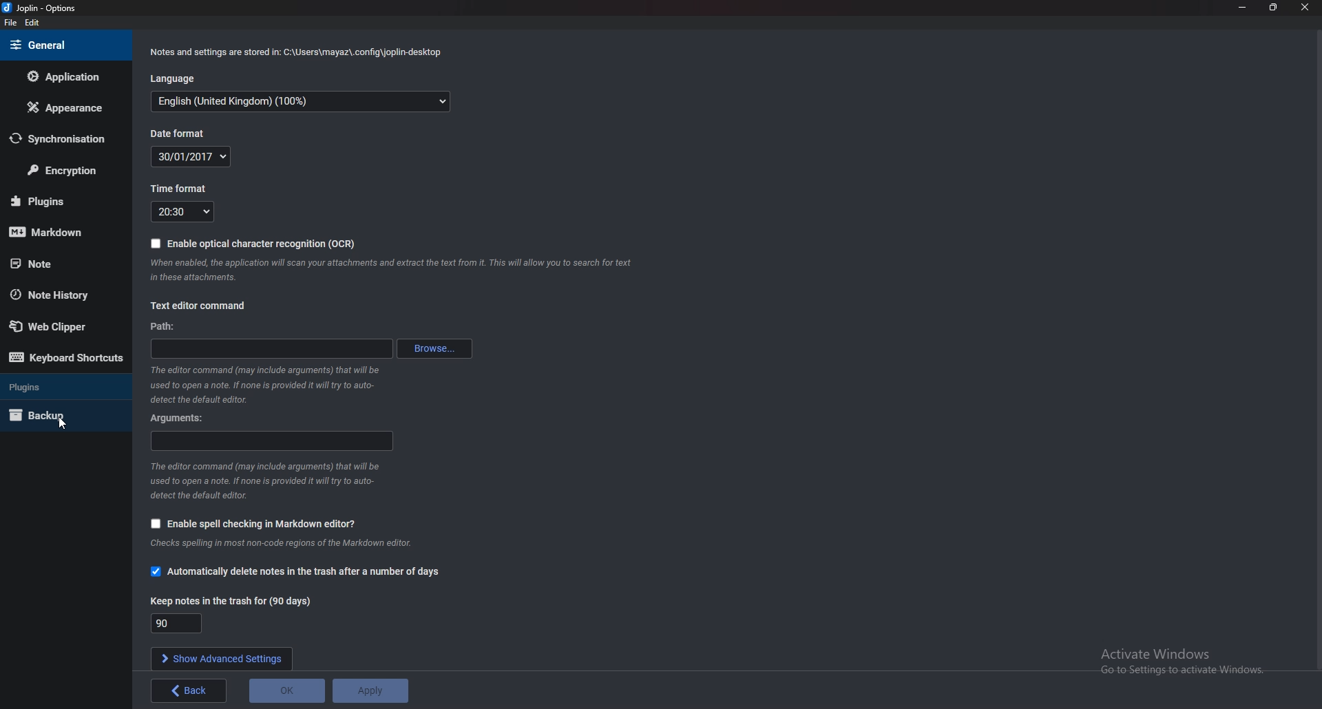 The image size is (1322, 709). I want to click on Info on editor command, so click(266, 383).